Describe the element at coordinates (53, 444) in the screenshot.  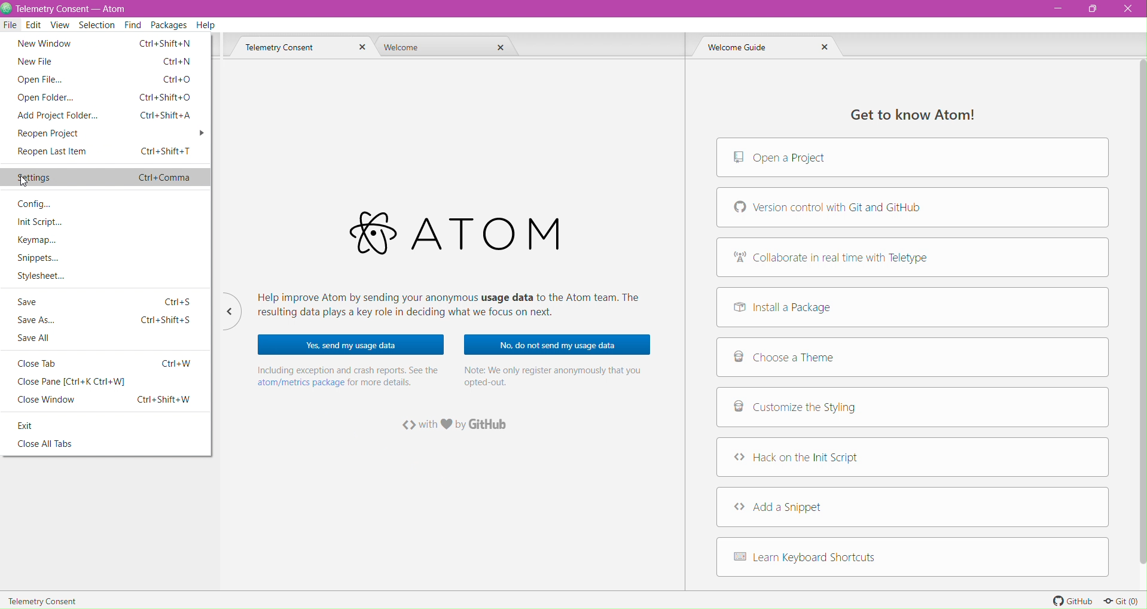
I see `Close All Tabs` at that location.